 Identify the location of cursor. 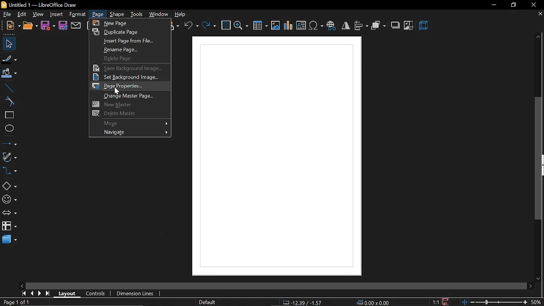
(118, 91).